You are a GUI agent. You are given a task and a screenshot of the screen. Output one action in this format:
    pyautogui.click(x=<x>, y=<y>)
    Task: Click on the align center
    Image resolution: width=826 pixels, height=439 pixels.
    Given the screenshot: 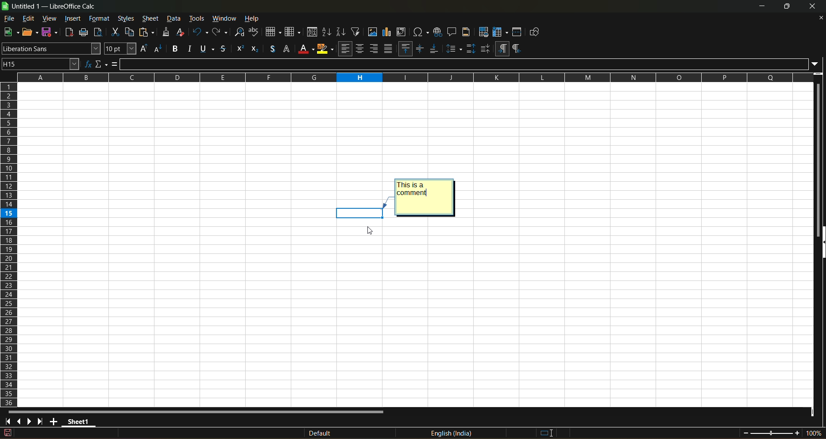 What is the action you would take?
    pyautogui.click(x=253, y=49)
    